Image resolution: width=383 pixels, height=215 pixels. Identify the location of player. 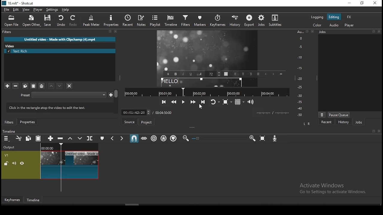
(38, 10).